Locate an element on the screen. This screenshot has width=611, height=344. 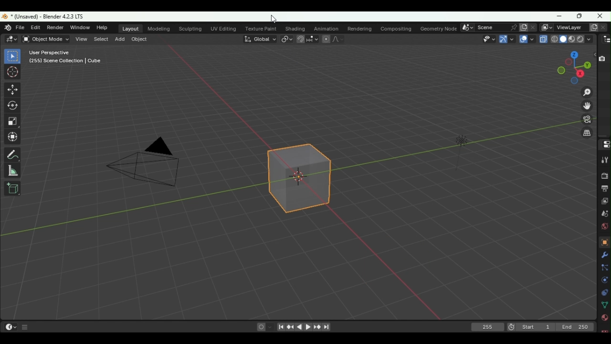
Move view is located at coordinates (586, 106).